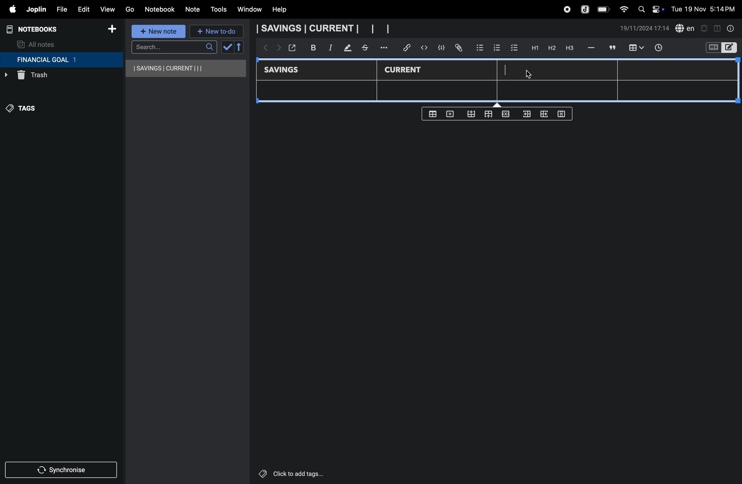 Image resolution: width=742 pixels, height=484 pixels. What do you see at coordinates (385, 48) in the screenshot?
I see `options` at bounding box center [385, 48].